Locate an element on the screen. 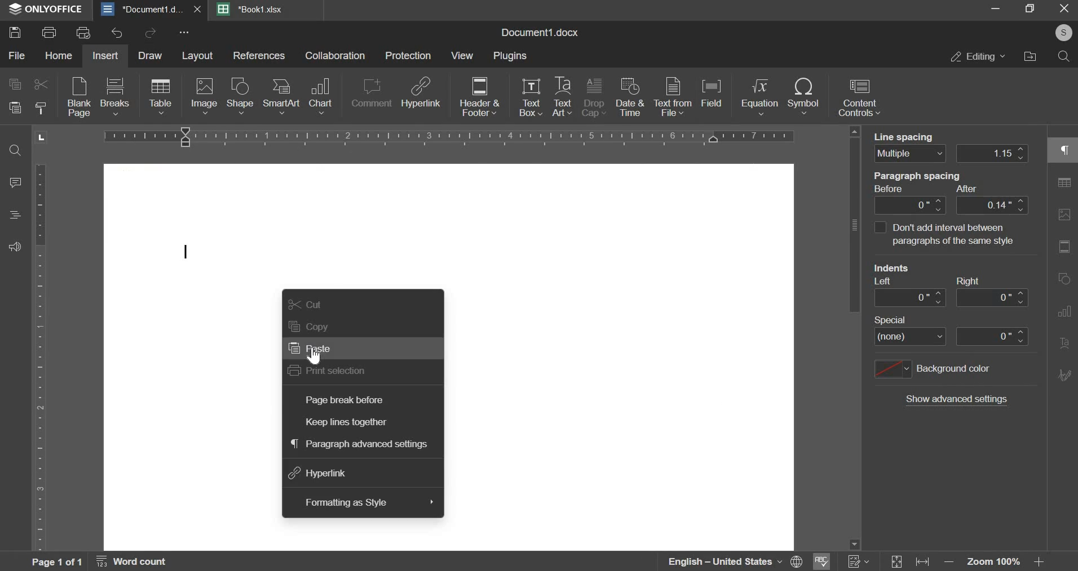  paragraph advanced settings is located at coordinates (360, 443).